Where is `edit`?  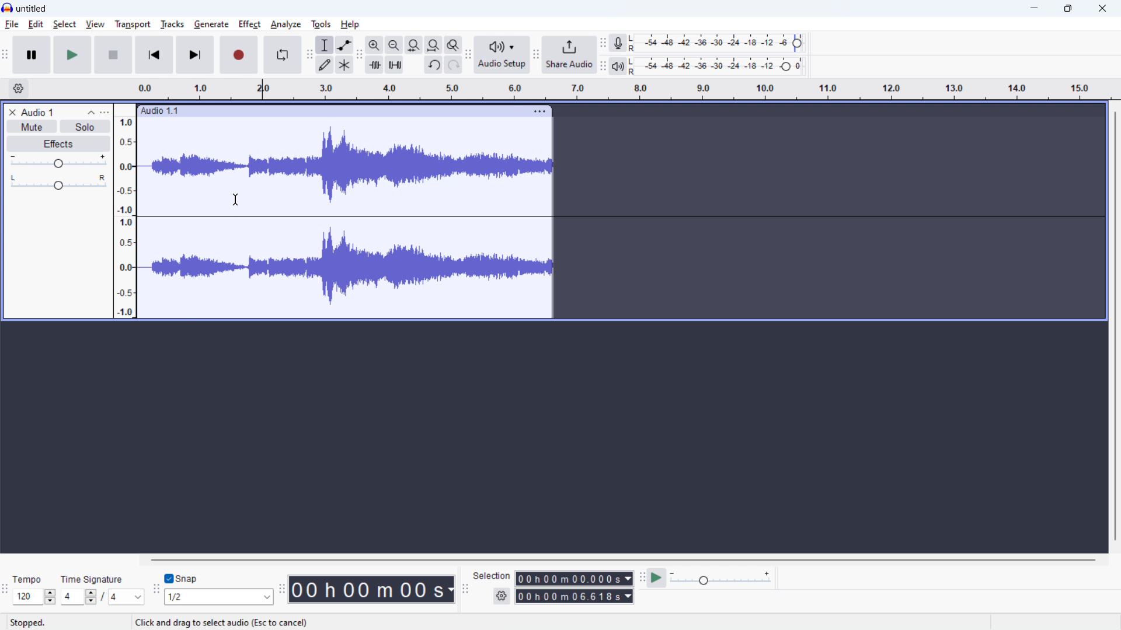 edit is located at coordinates (36, 24).